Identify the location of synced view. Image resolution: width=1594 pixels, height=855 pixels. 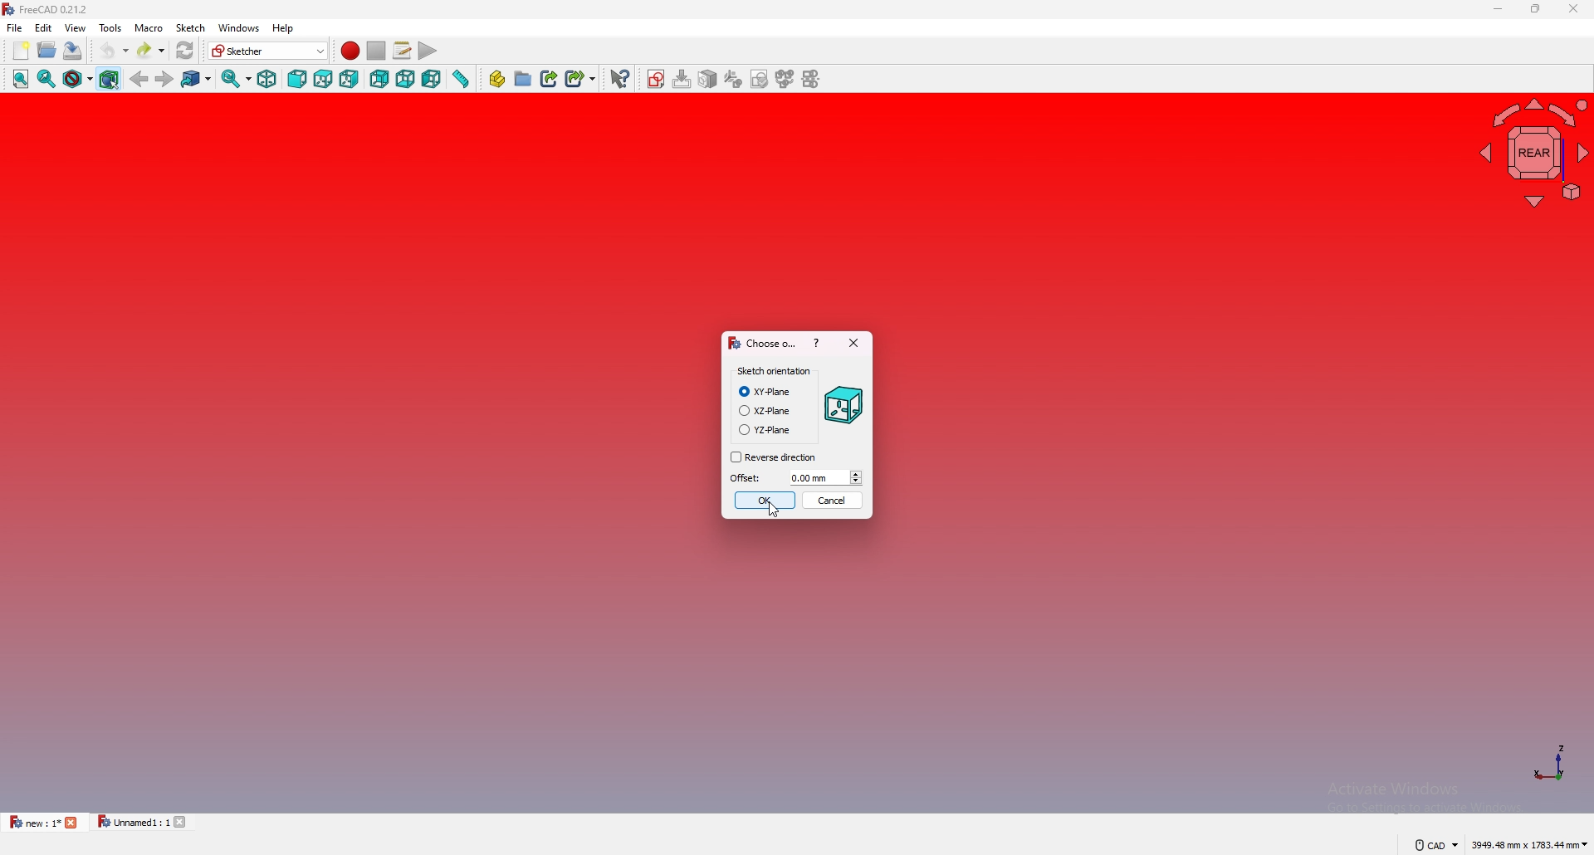
(237, 78).